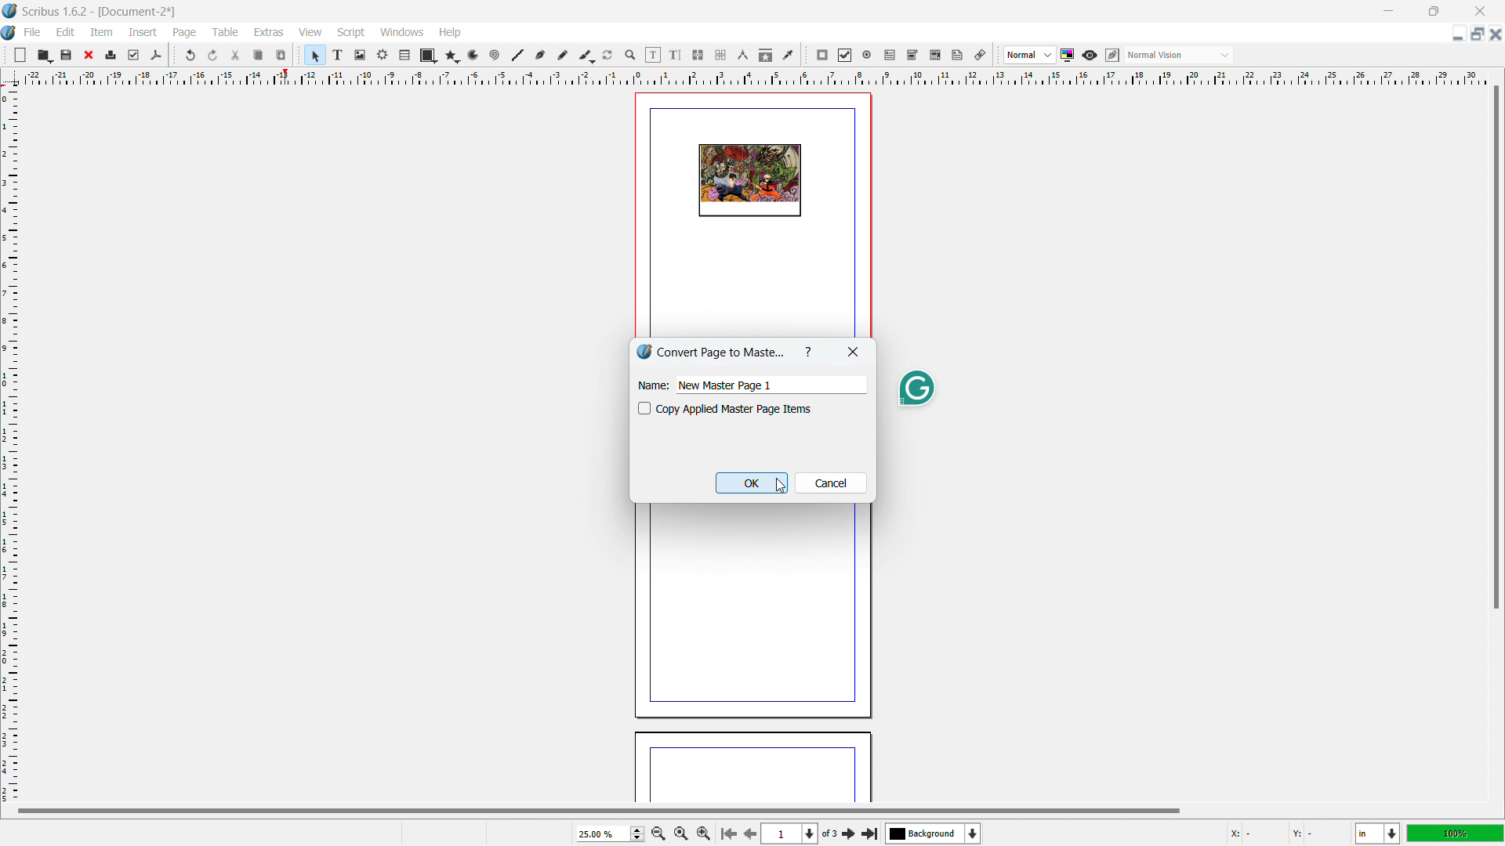 This screenshot has height=846, width=1505. What do you see at coordinates (1068, 55) in the screenshot?
I see `toggle color management system` at bounding box center [1068, 55].